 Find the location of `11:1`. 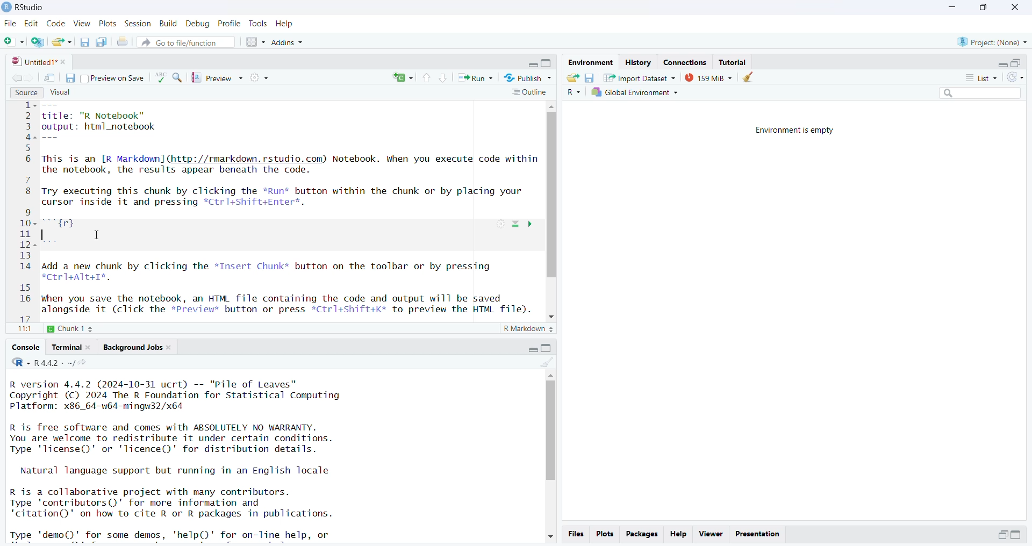

11:1 is located at coordinates (24, 329).